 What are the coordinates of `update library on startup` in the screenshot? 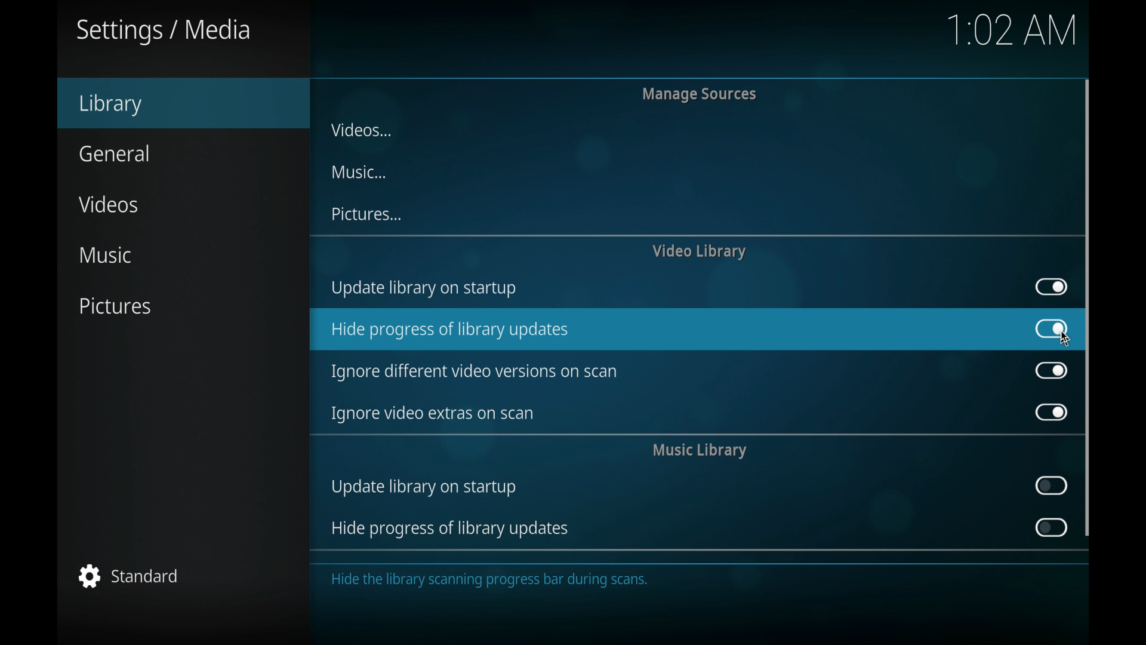 It's located at (424, 487).